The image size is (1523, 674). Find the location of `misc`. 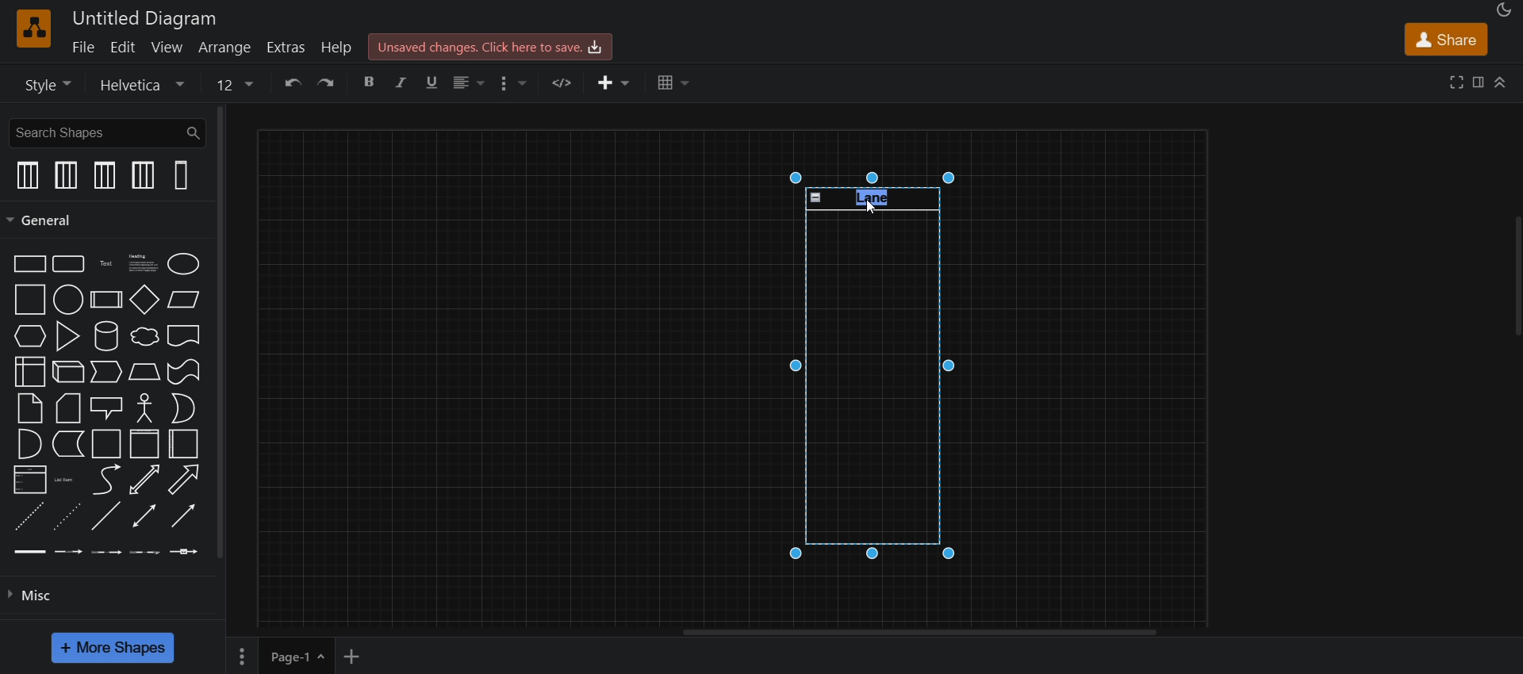

misc is located at coordinates (30, 599).